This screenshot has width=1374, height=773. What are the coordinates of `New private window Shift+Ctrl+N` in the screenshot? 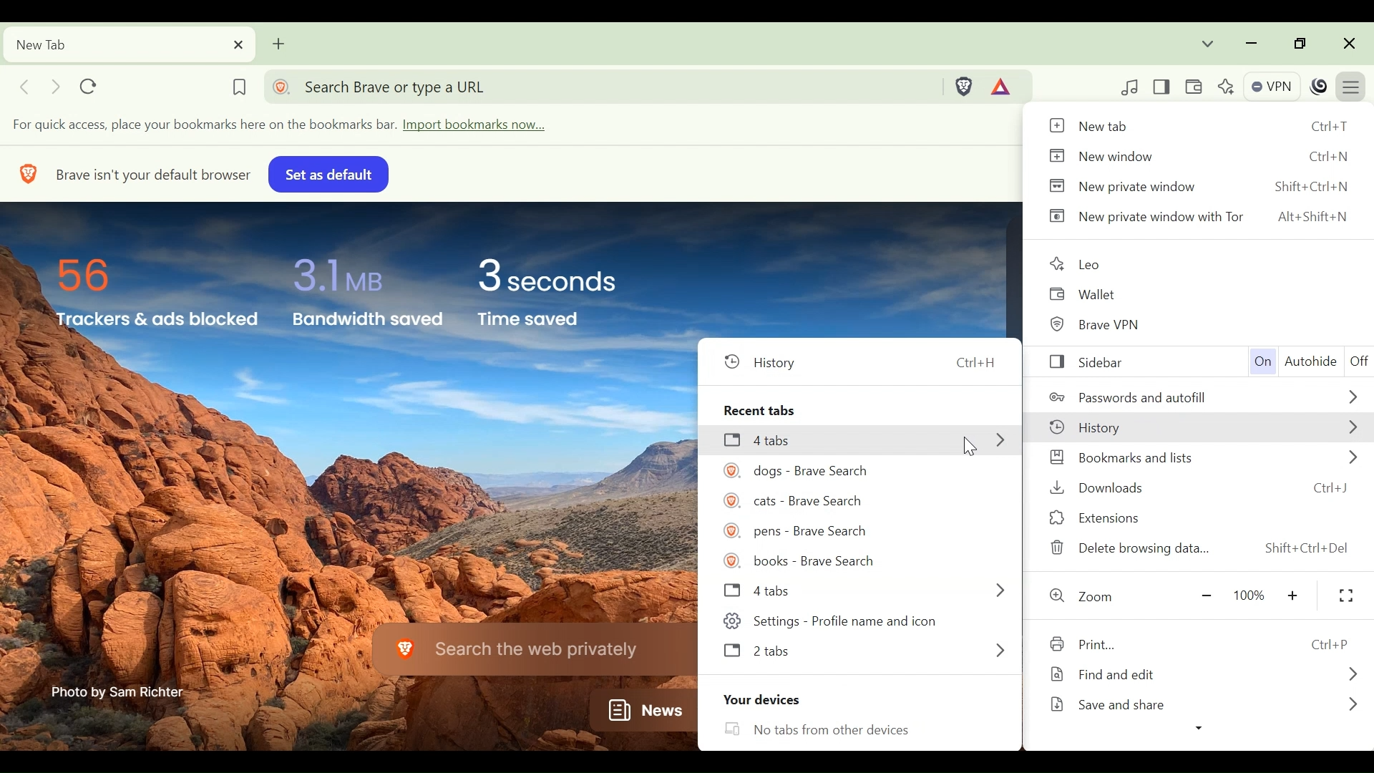 It's located at (1201, 185).